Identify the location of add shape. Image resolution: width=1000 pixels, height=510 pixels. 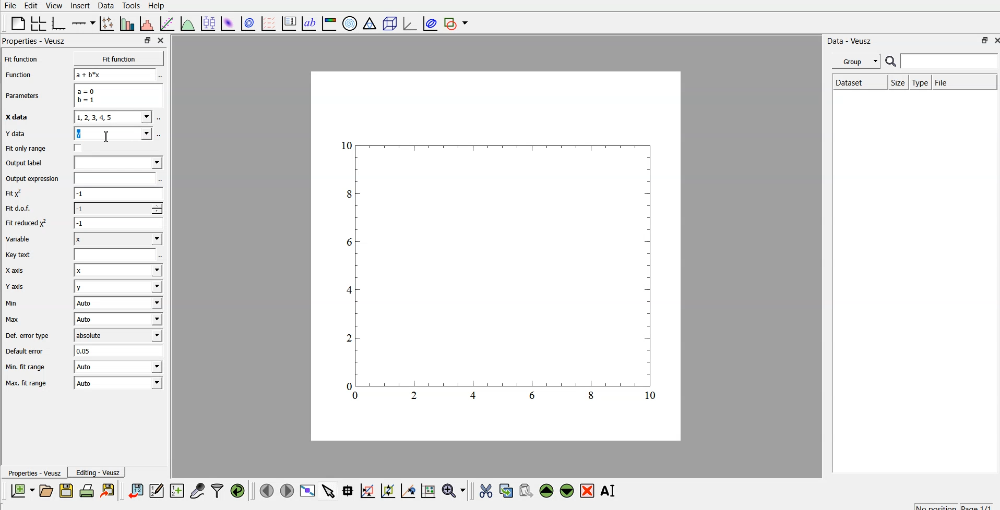
(459, 23).